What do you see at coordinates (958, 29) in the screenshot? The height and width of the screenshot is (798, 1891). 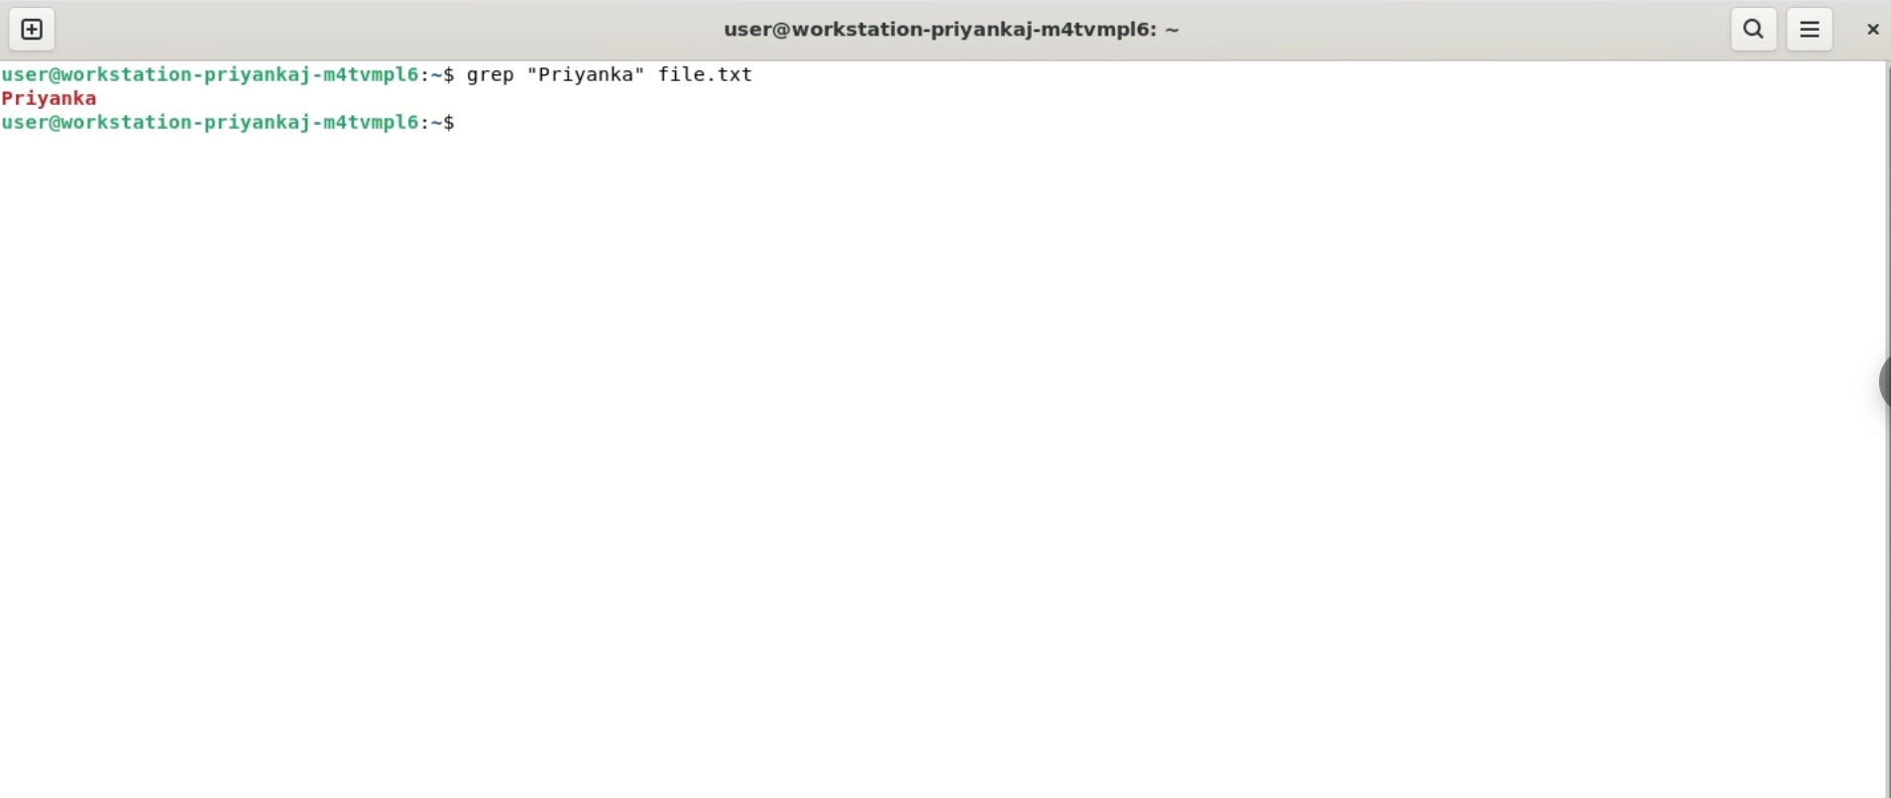 I see `terminal title: user@workstation-priyankaj-m4tvmpl6: ~` at bounding box center [958, 29].